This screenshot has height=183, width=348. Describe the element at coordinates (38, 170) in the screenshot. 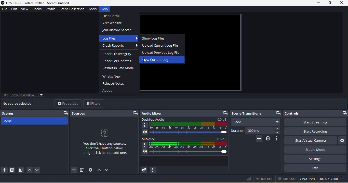

I see `down` at that location.